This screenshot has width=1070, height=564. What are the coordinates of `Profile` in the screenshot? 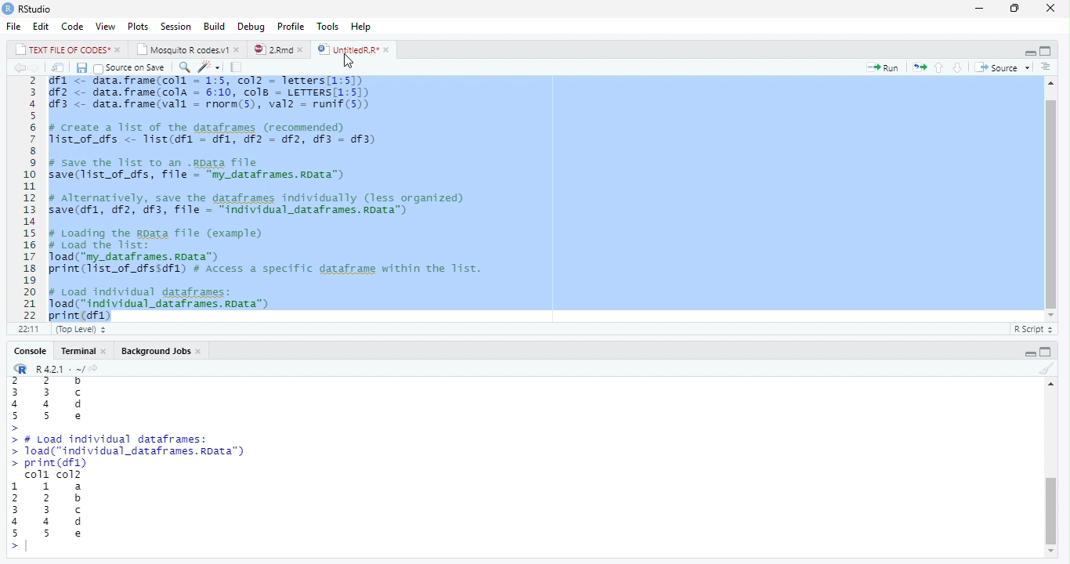 It's located at (291, 26).